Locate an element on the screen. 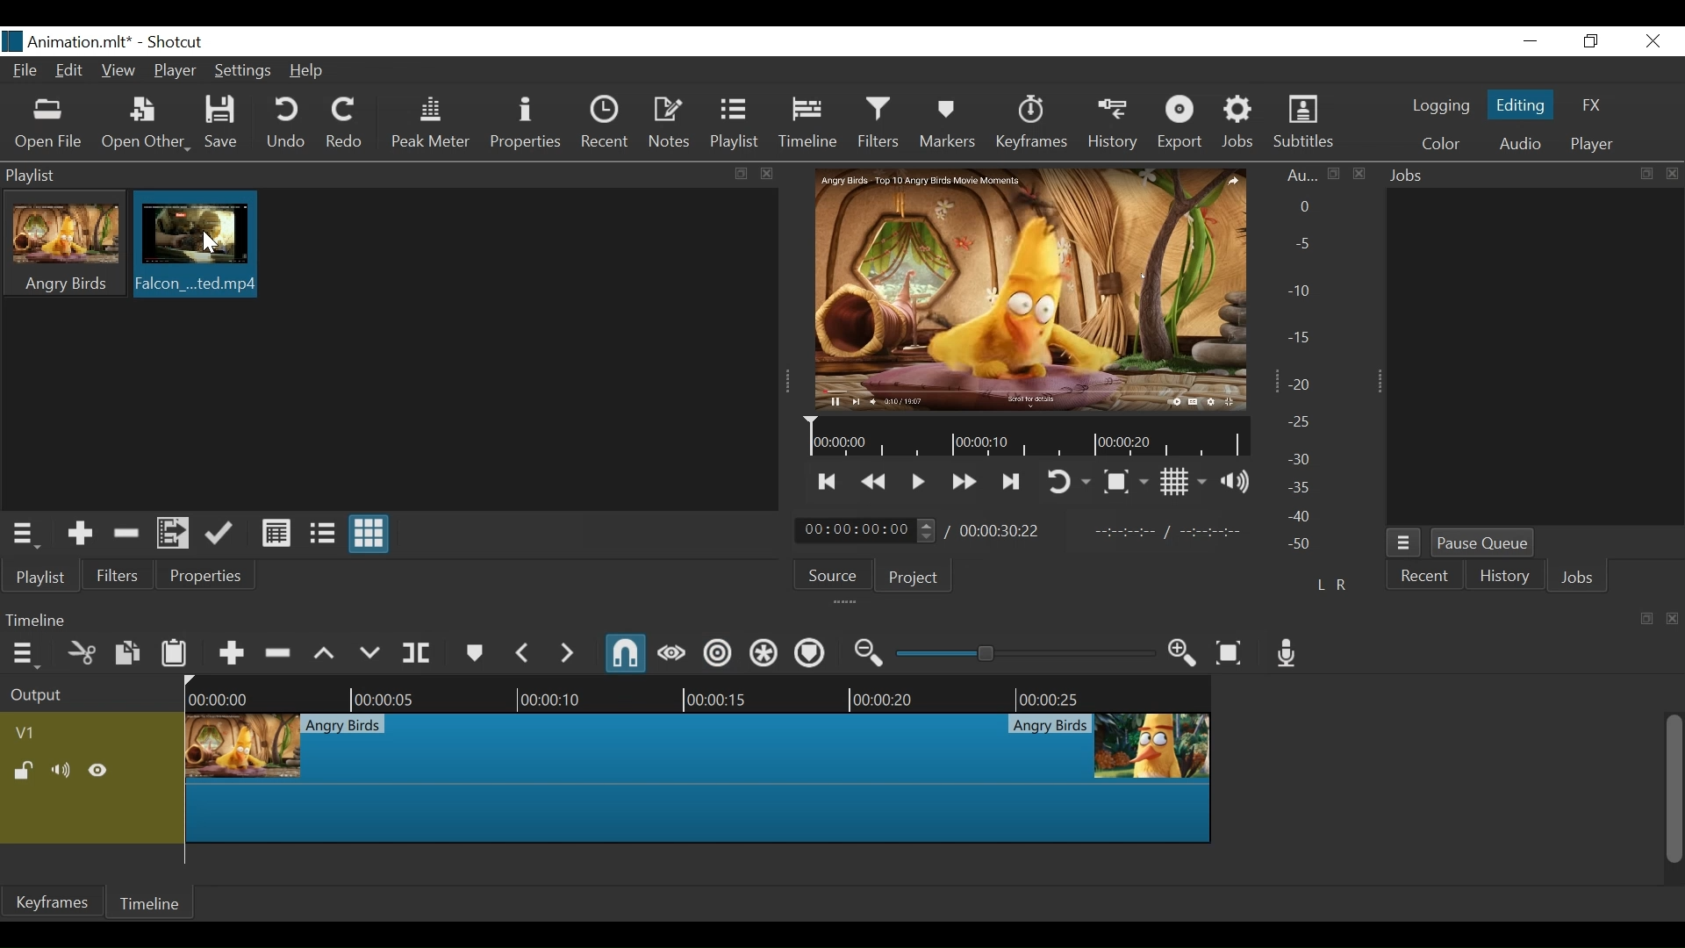 This screenshot has height=948, width=1685. Filters is located at coordinates (120, 574).